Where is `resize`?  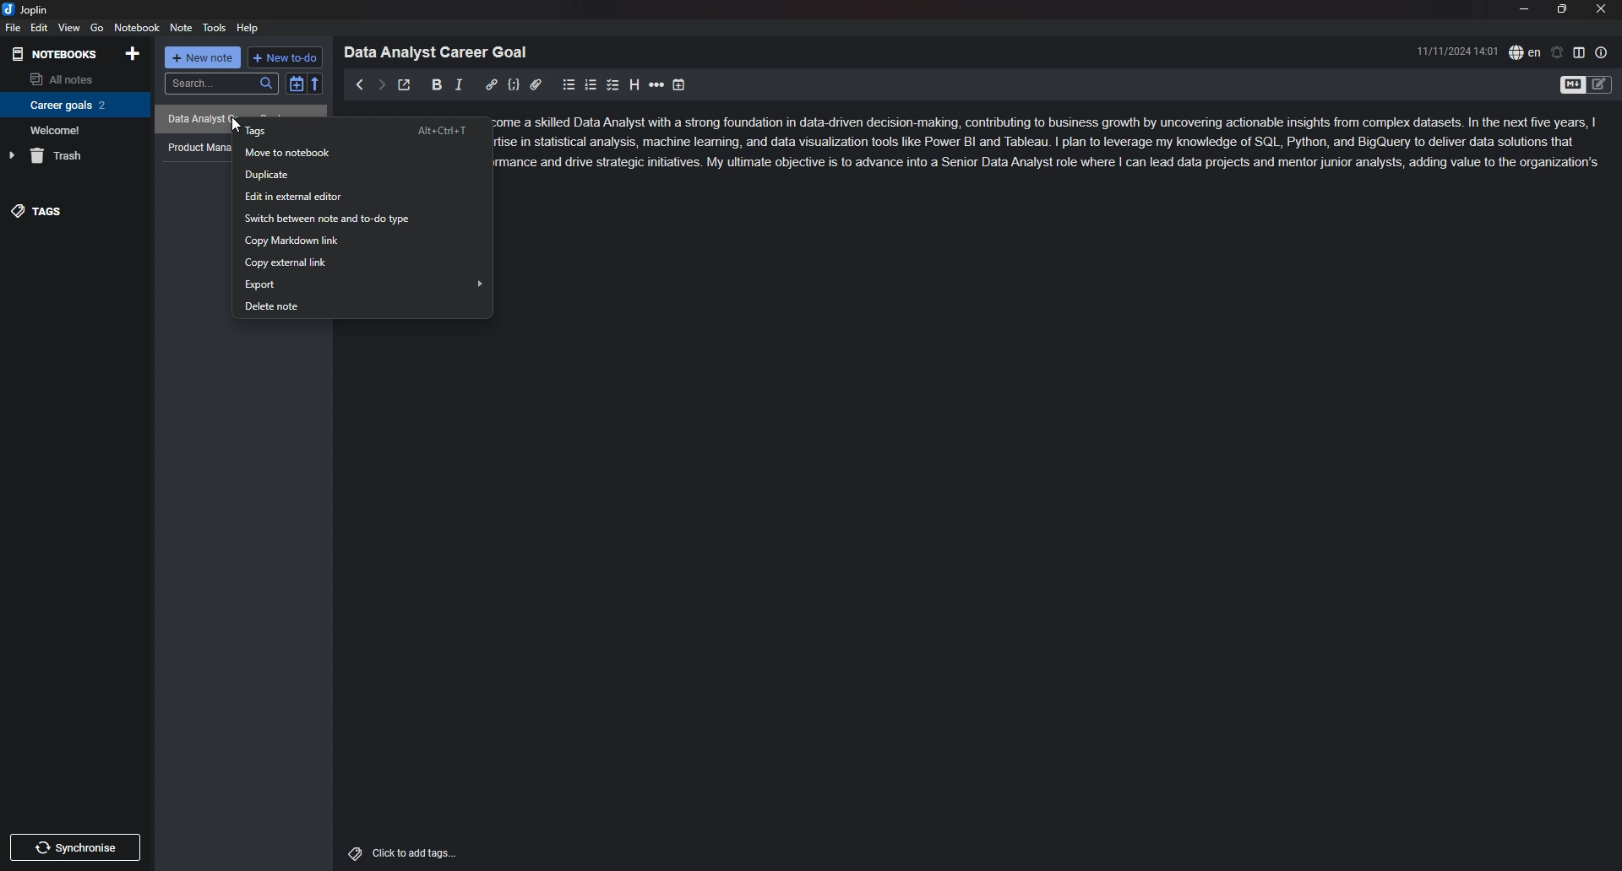 resize is located at coordinates (1563, 8).